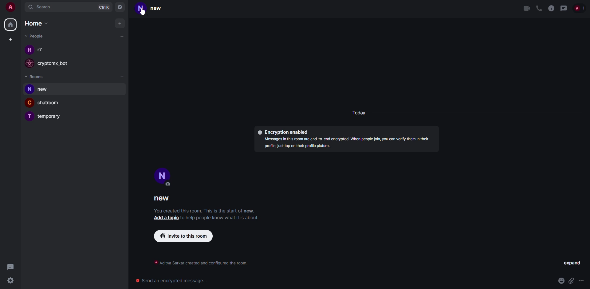  Describe the element at coordinates (222, 218) in the screenshot. I see `info` at that location.